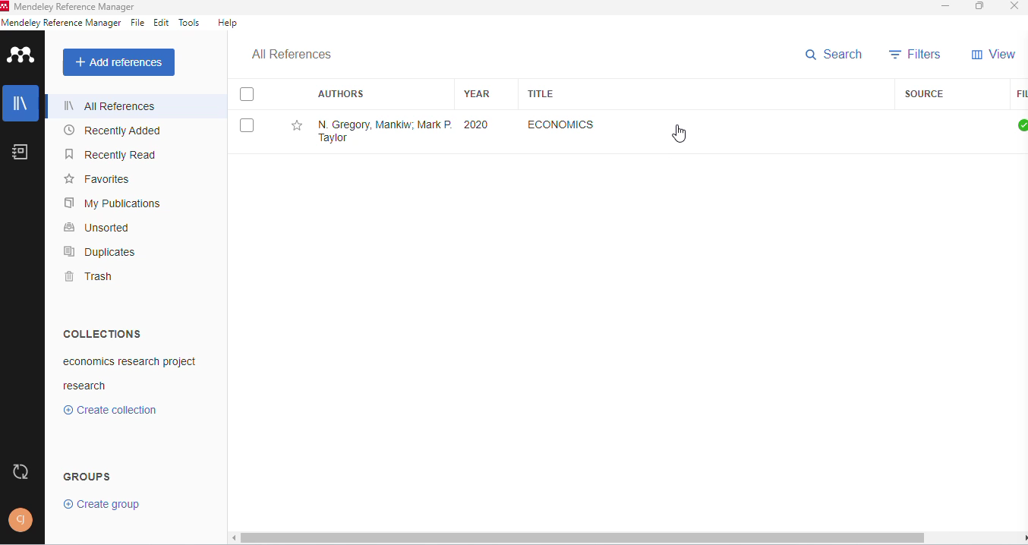 The width and height of the screenshot is (1028, 545). Describe the element at coordinates (679, 134) in the screenshot. I see `cursor` at that location.